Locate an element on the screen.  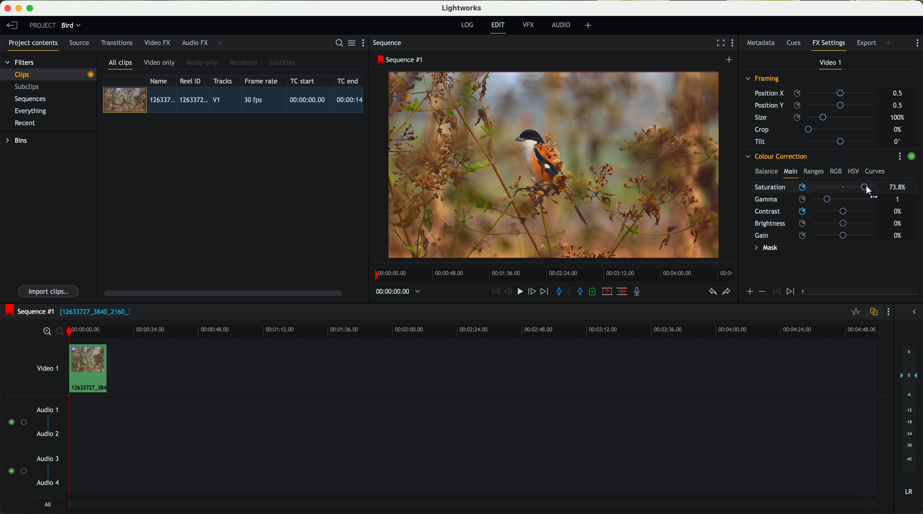
Reel ID is located at coordinates (192, 81).